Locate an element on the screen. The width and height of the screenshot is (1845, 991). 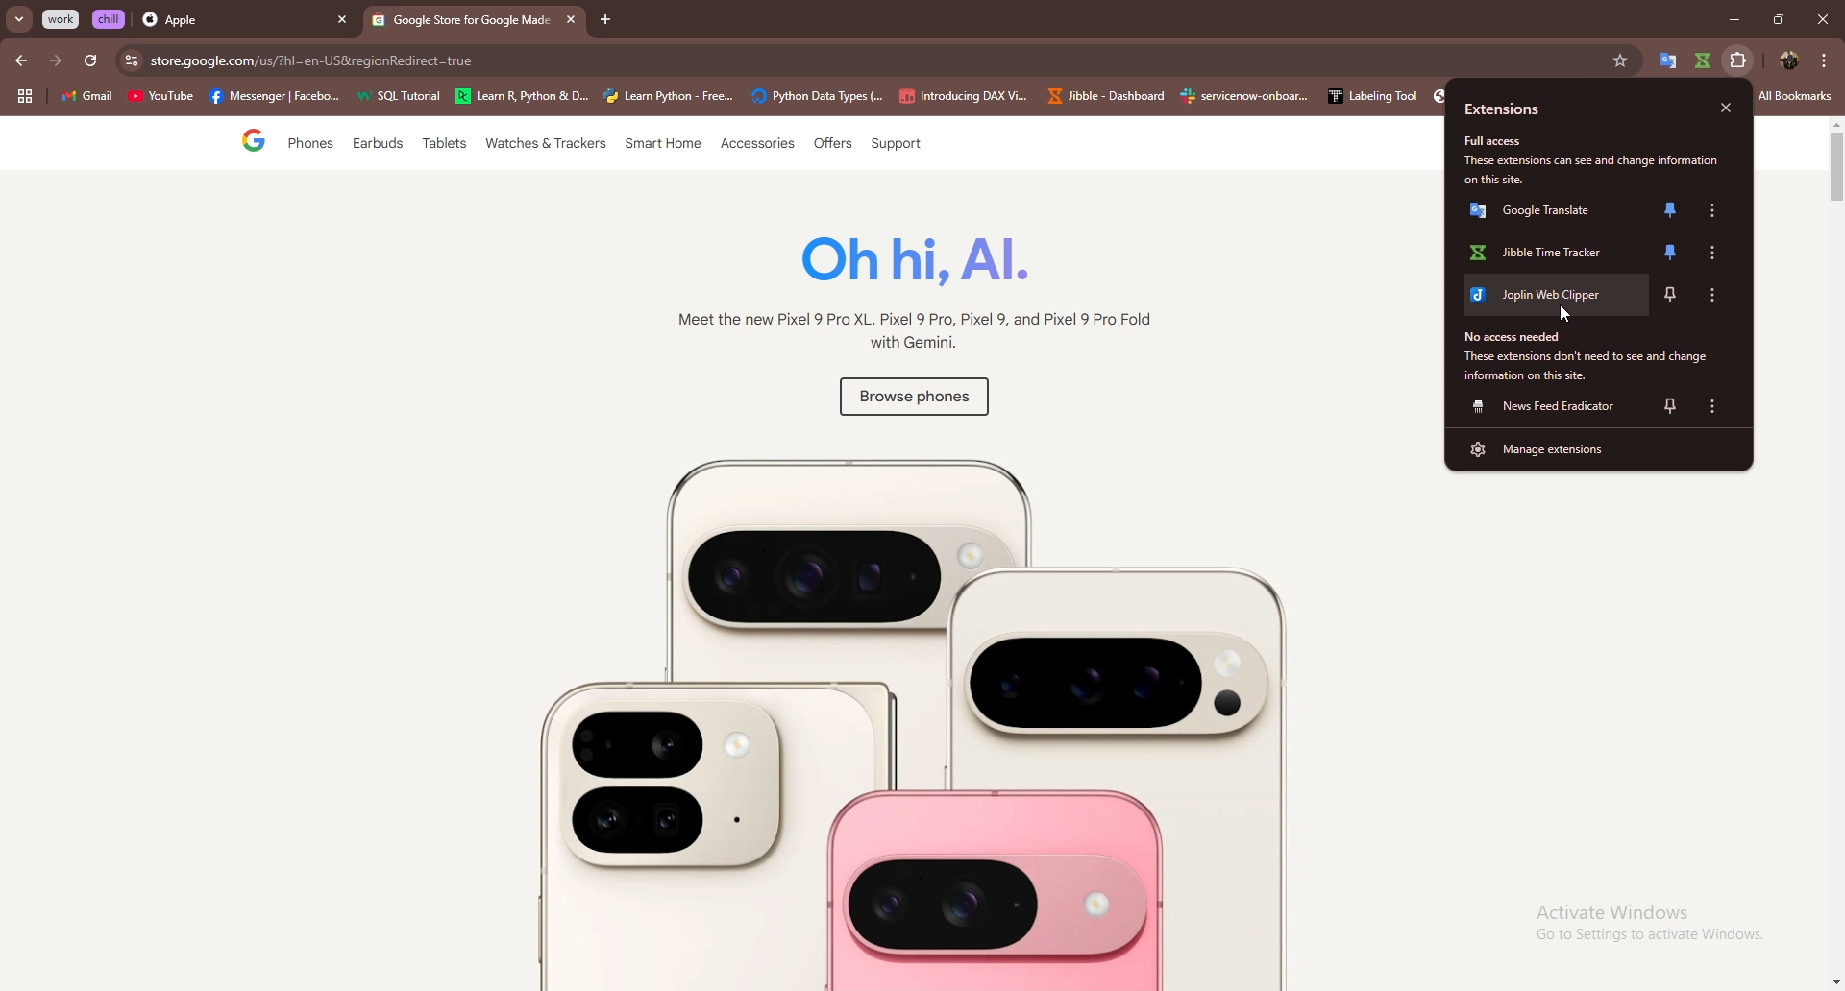
Jibble - Dashboard is located at coordinates (1102, 96).